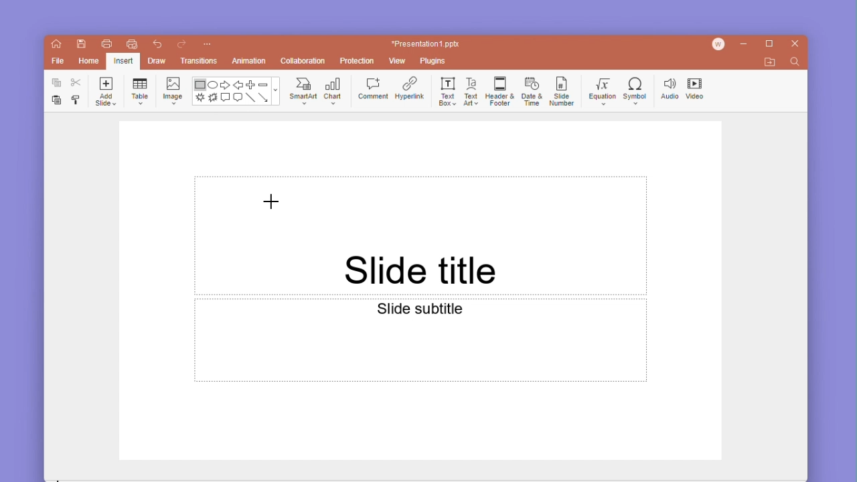 Image resolution: width=857 pixels, height=482 pixels. I want to click on view, so click(399, 61).